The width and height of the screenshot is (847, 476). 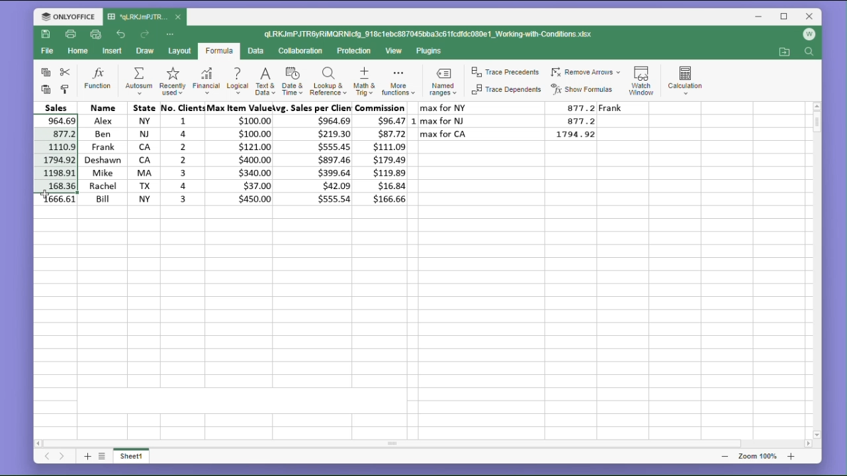 What do you see at coordinates (425, 444) in the screenshot?
I see `horizontal scroll bar` at bounding box center [425, 444].